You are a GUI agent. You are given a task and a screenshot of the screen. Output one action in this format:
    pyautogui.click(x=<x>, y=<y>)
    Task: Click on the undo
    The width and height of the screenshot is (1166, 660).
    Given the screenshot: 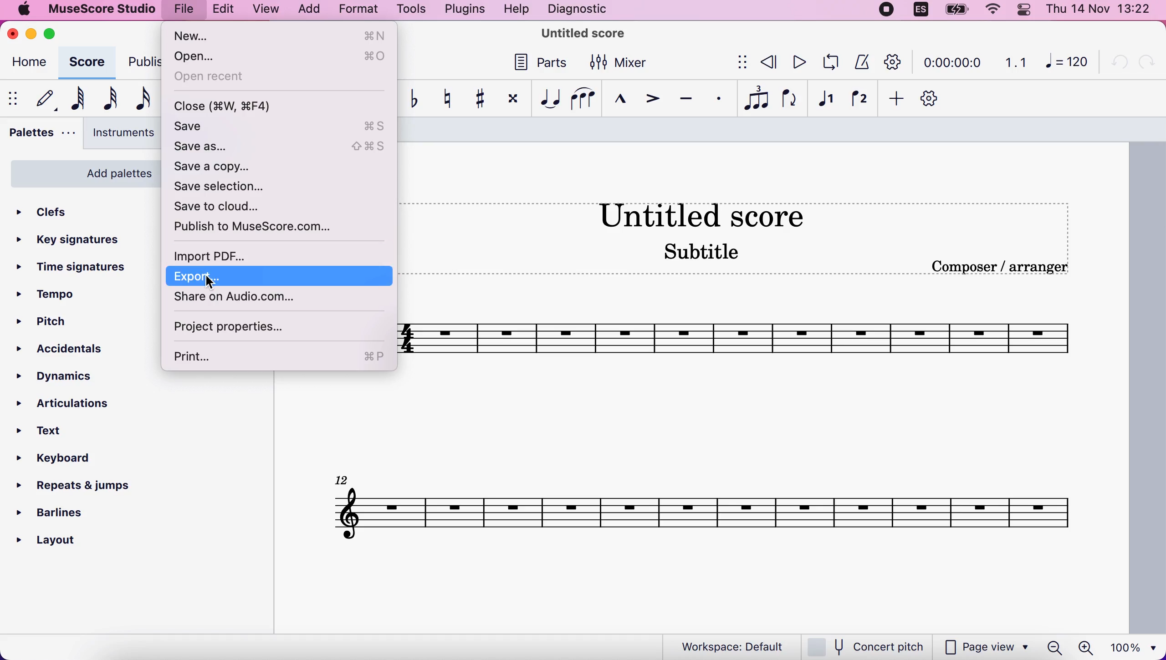 What is the action you would take?
    pyautogui.click(x=1120, y=64)
    